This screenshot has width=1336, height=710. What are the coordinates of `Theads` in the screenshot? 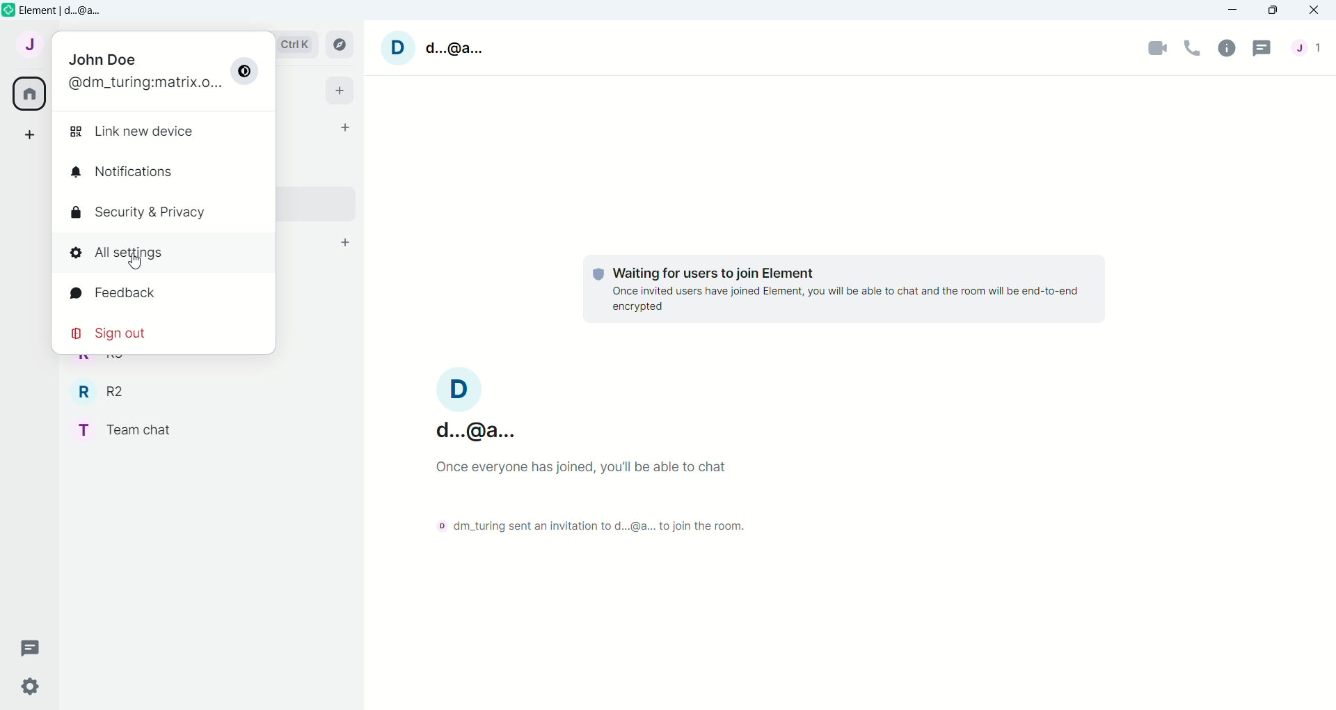 It's located at (31, 647).